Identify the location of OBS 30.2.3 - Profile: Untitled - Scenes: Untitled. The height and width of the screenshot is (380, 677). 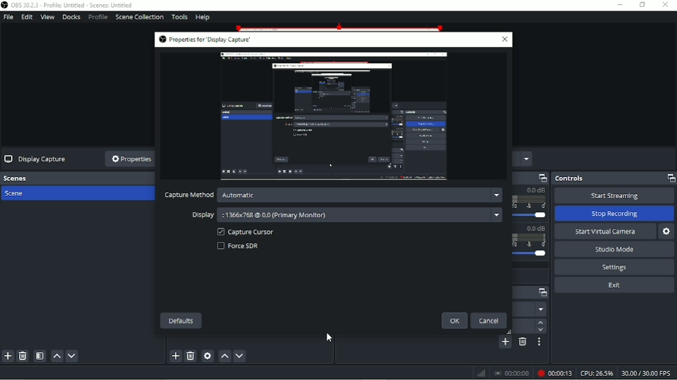
(74, 4).